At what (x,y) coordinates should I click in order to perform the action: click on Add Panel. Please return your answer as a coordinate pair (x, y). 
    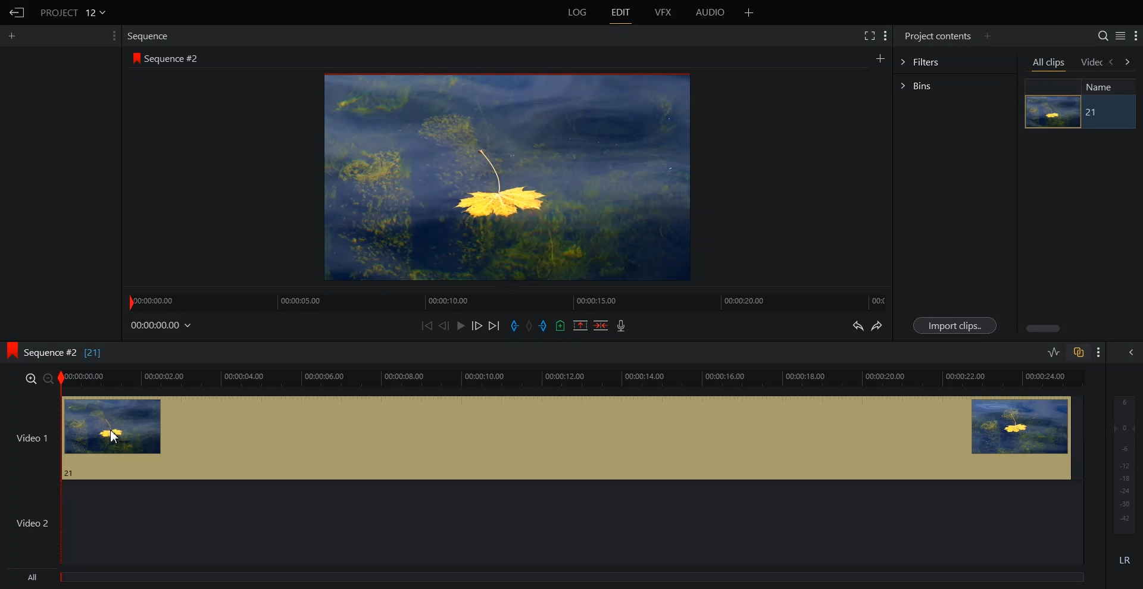
    Looking at the image, I should click on (988, 35).